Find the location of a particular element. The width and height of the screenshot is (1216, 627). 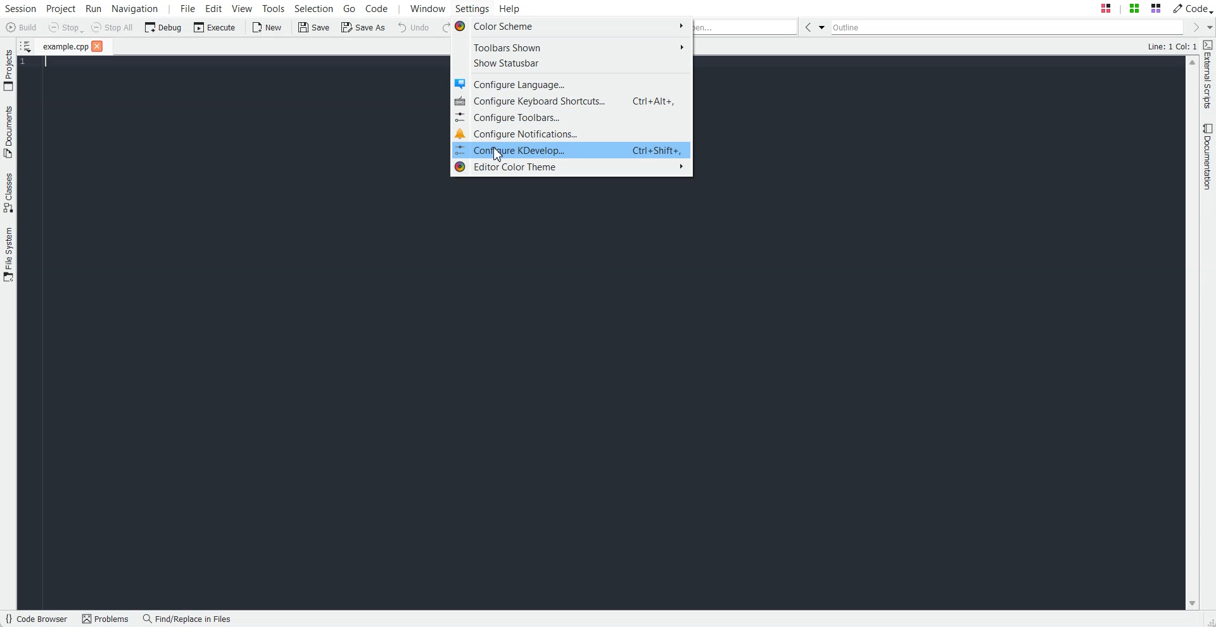

Outline is located at coordinates (1006, 27).